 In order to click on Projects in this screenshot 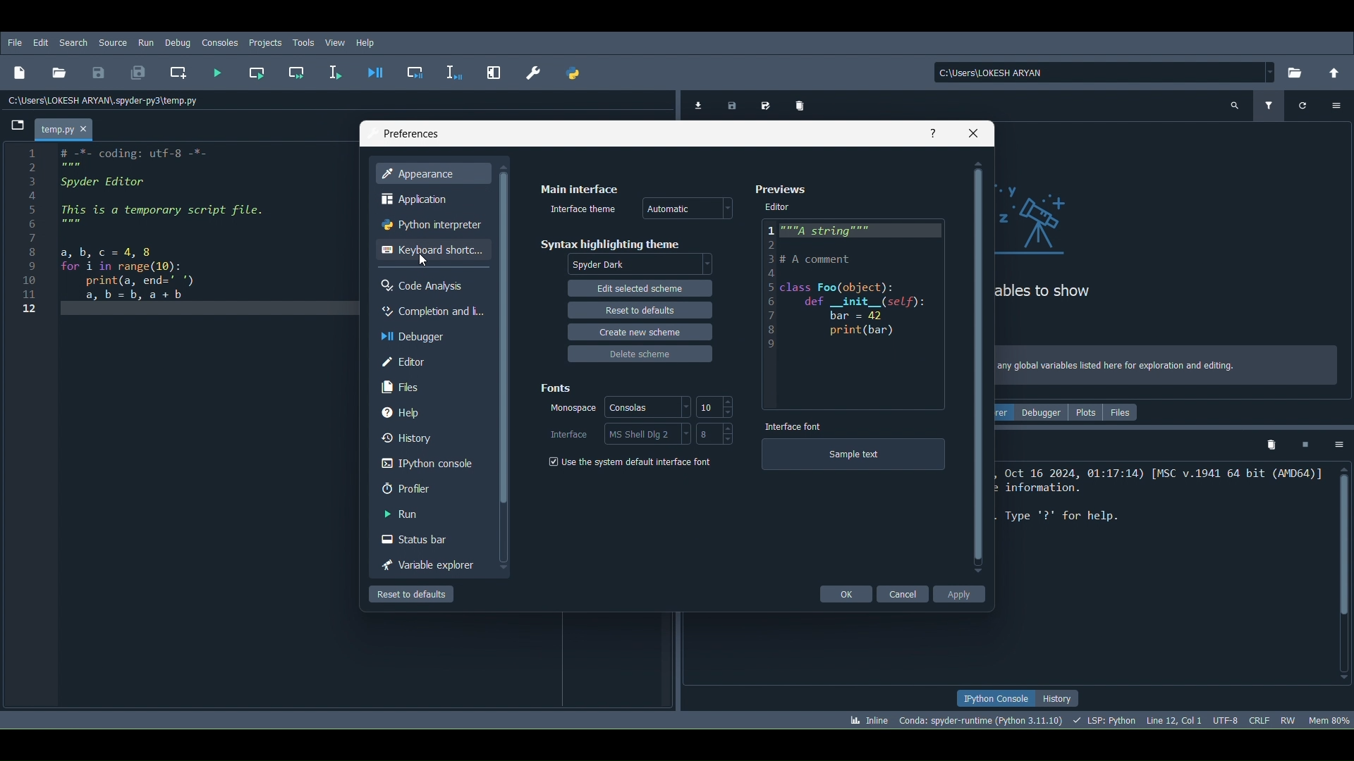, I will do `click(266, 42)`.